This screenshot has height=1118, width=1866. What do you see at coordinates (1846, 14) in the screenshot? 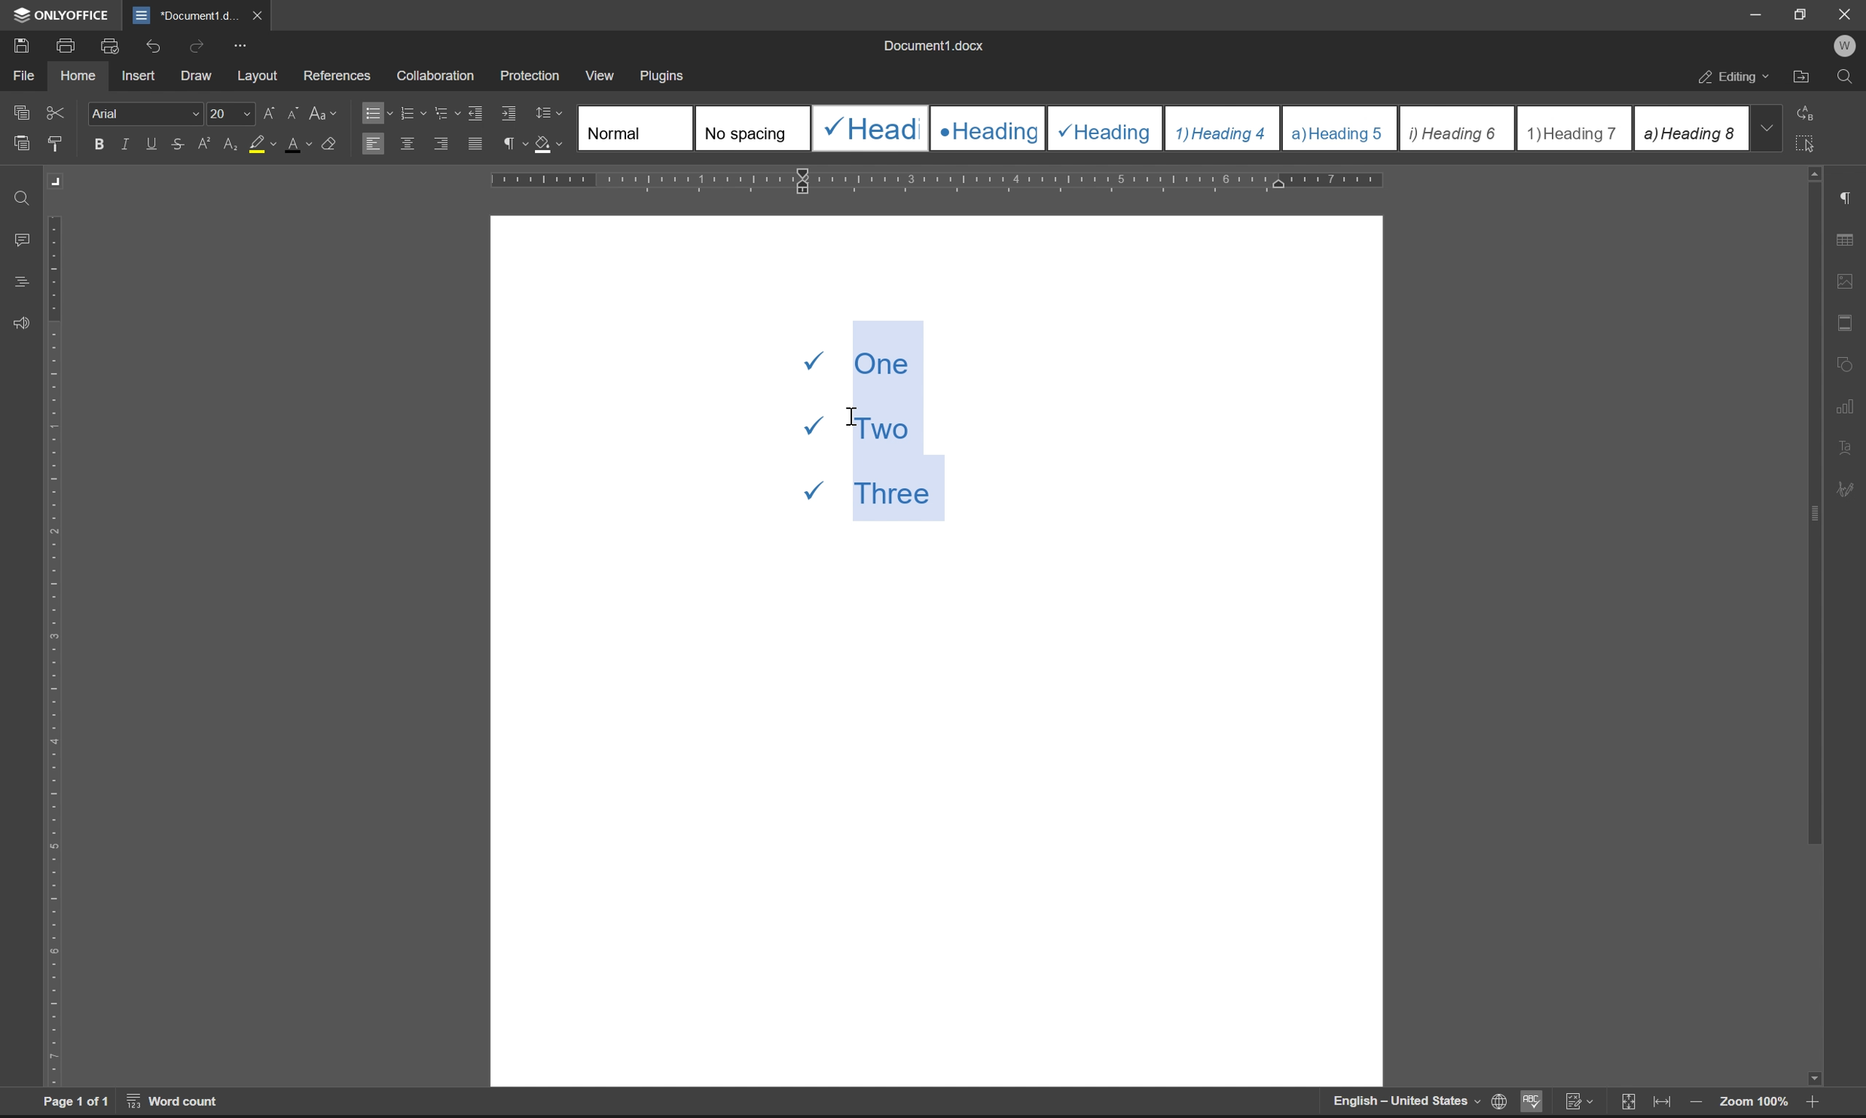
I see `Close` at bounding box center [1846, 14].